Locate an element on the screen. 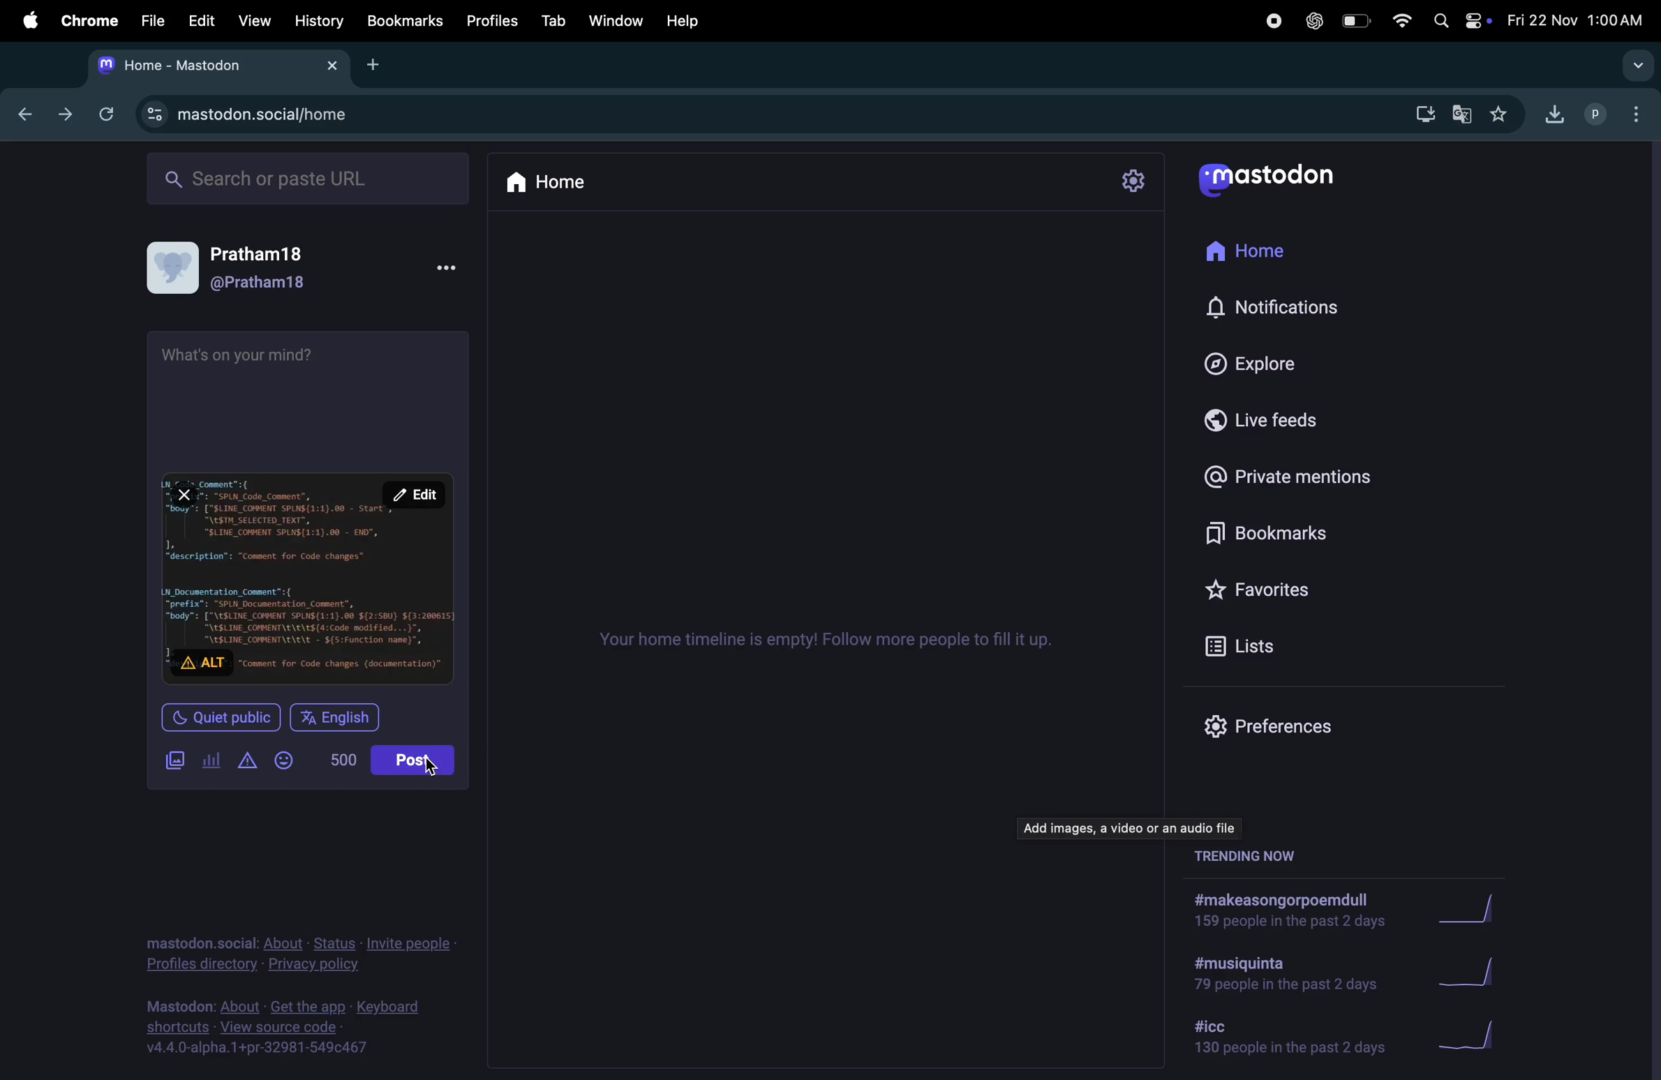 The image size is (1661, 1080). options is located at coordinates (1632, 110).